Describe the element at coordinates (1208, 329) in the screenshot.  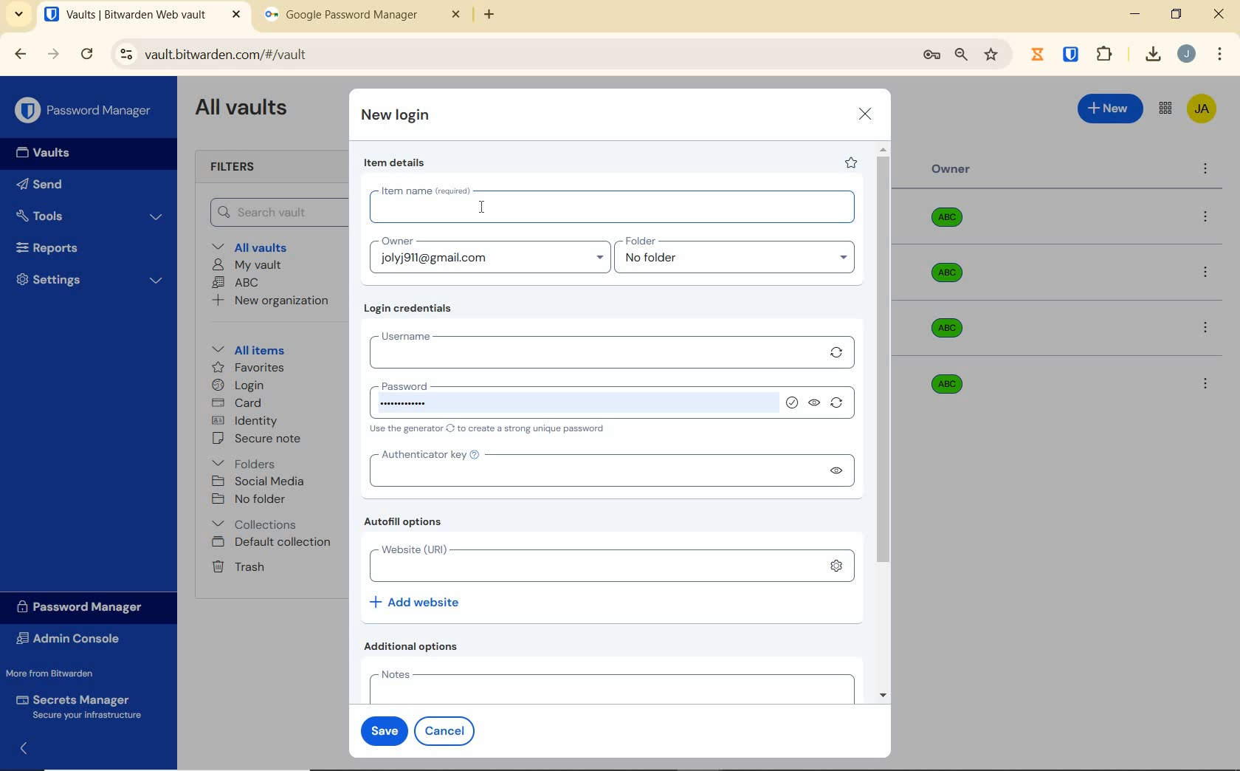
I see `option` at that location.